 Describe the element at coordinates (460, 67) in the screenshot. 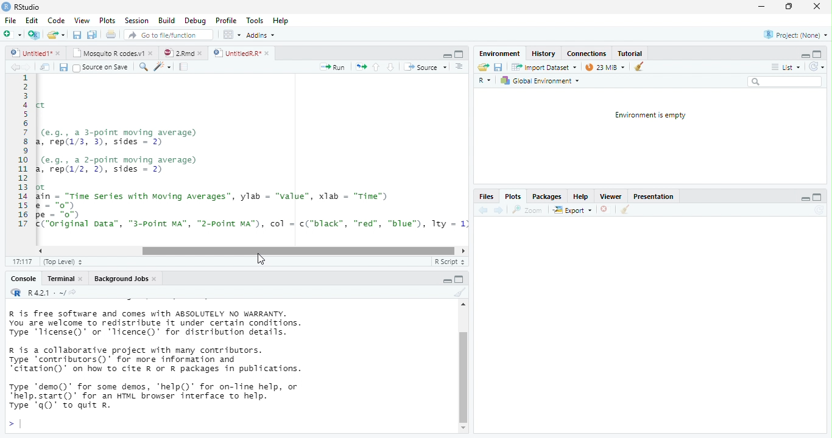

I see `Document outline` at that location.